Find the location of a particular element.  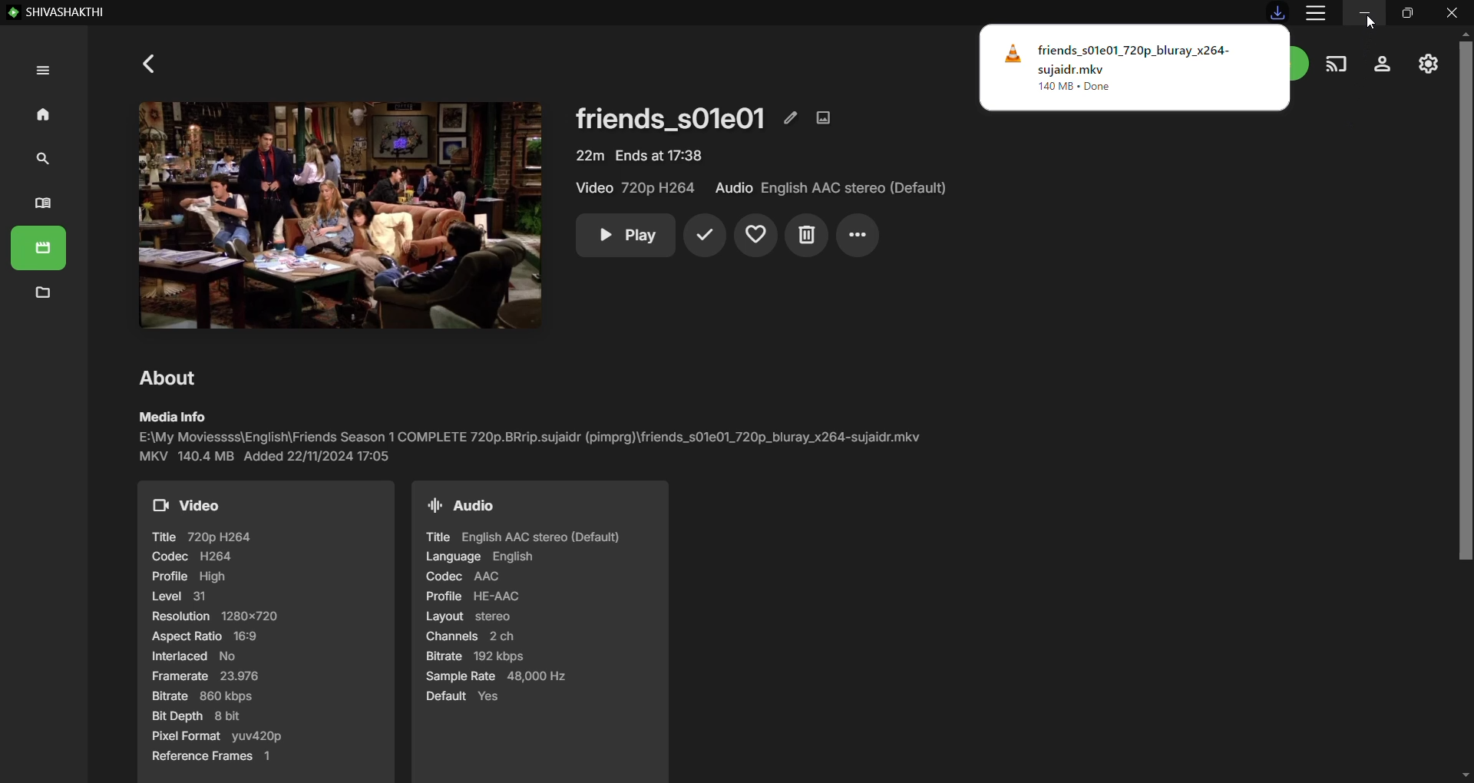

Downloads is located at coordinates (1278, 12).